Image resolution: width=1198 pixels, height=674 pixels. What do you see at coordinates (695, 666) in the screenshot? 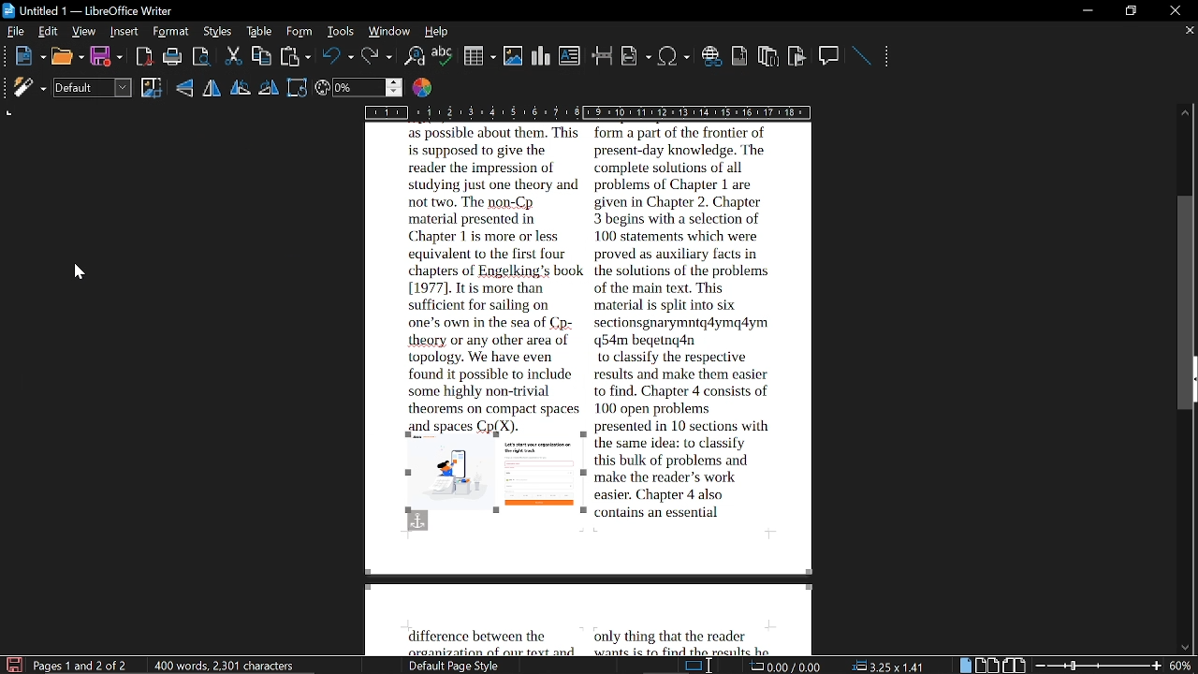
I see `standard selection` at bounding box center [695, 666].